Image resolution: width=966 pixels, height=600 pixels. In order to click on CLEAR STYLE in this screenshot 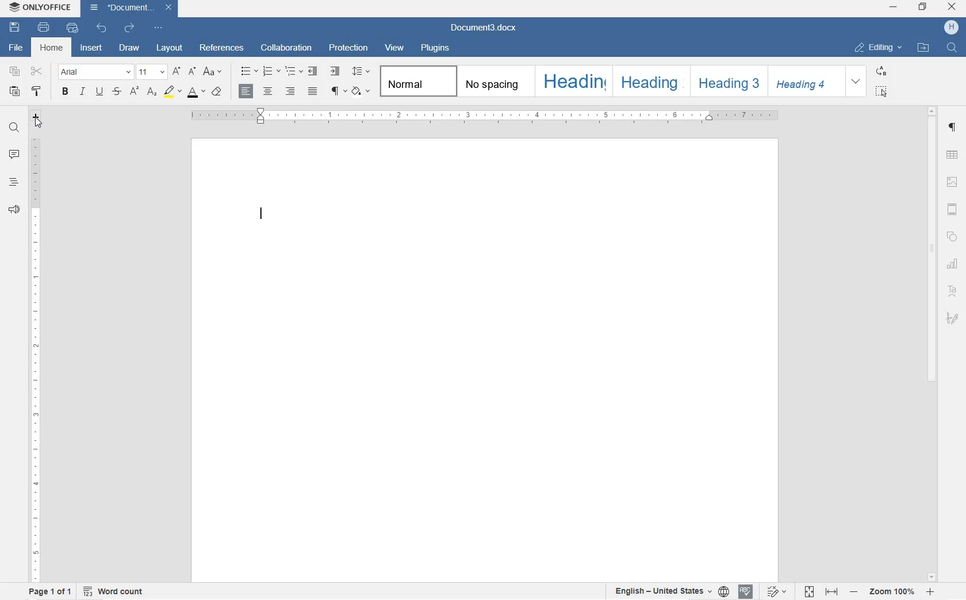, I will do `click(217, 93)`.